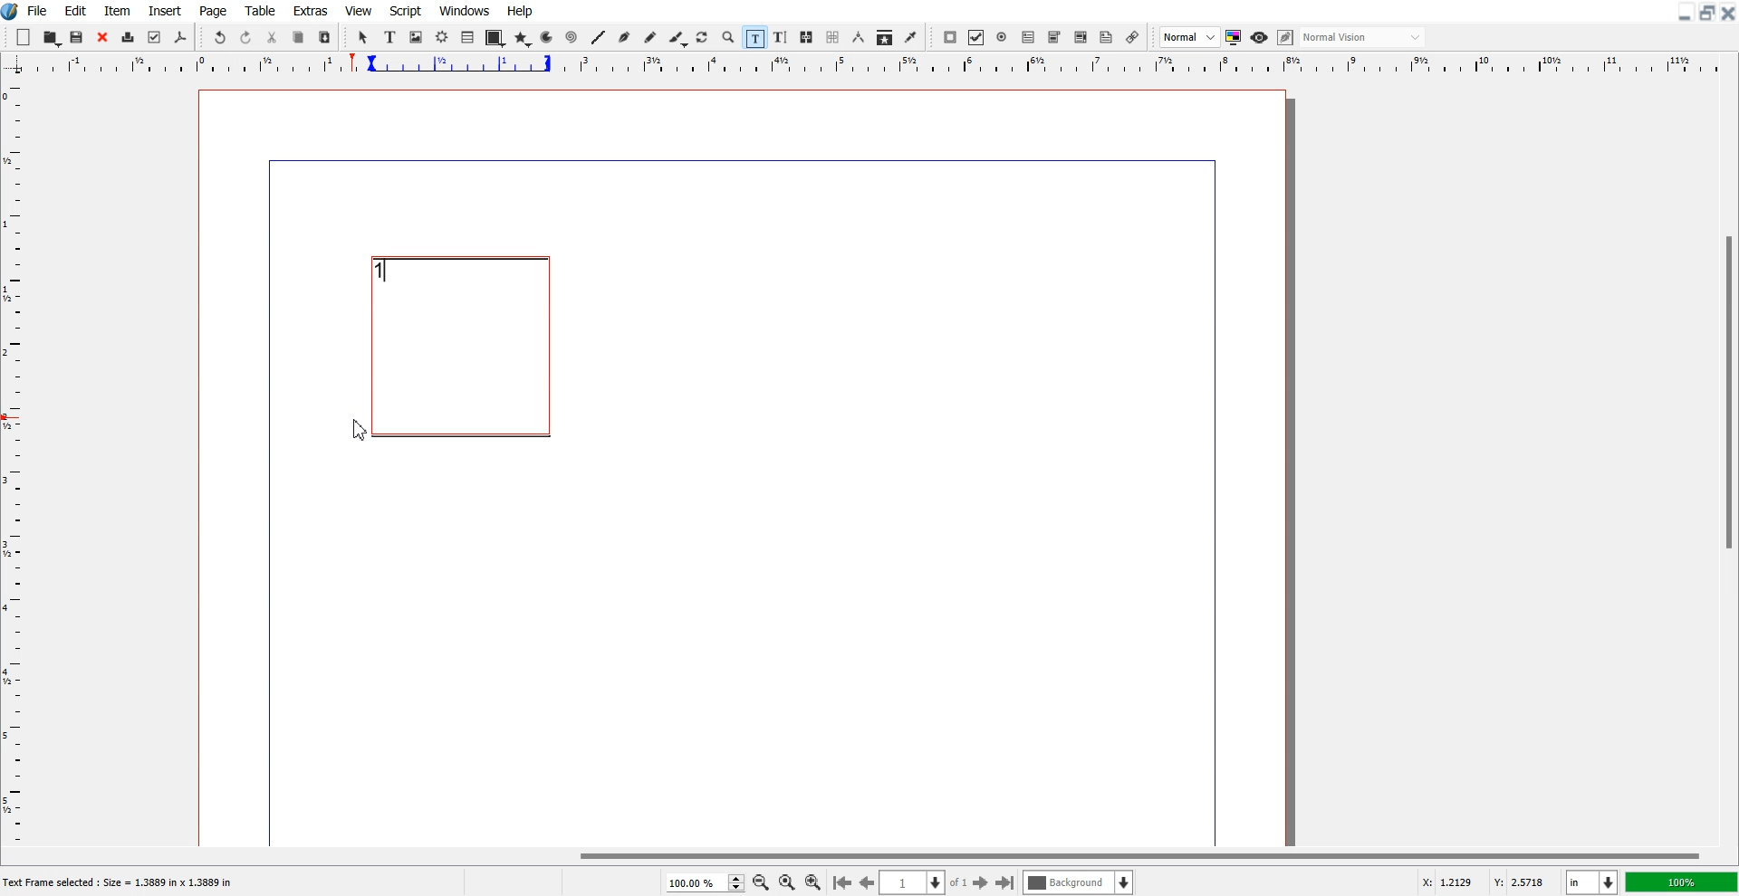 The height and width of the screenshot is (896, 1739). I want to click on Cursor, so click(361, 432).